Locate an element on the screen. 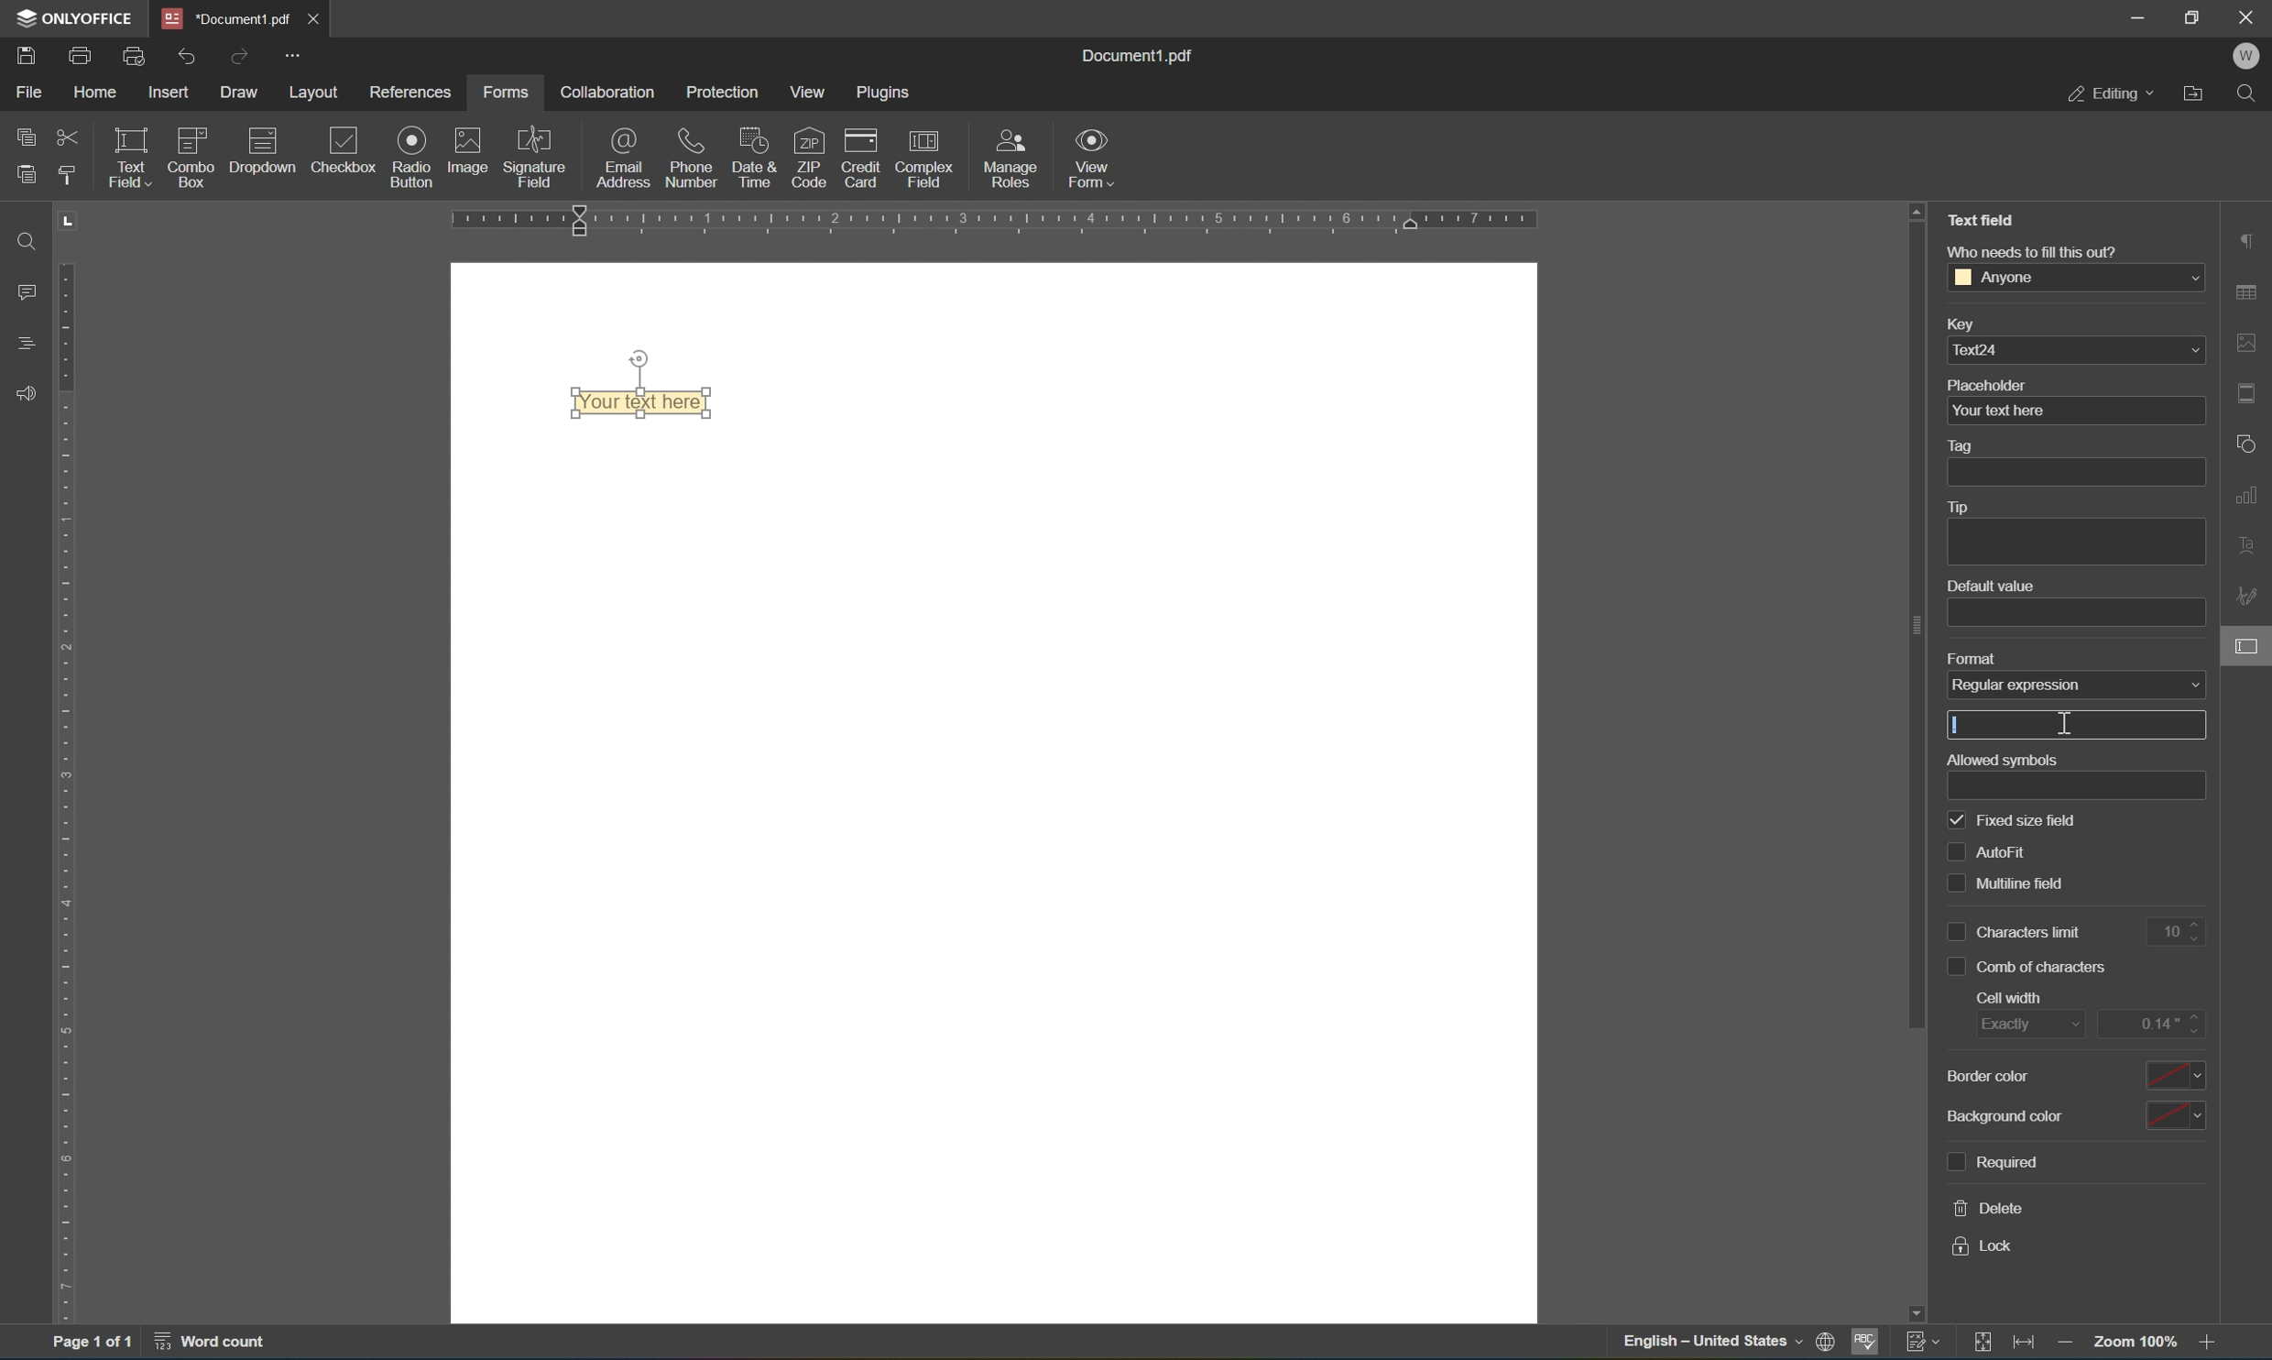 This screenshot has height=1360, width=2272. text24 is located at coordinates (2077, 349).